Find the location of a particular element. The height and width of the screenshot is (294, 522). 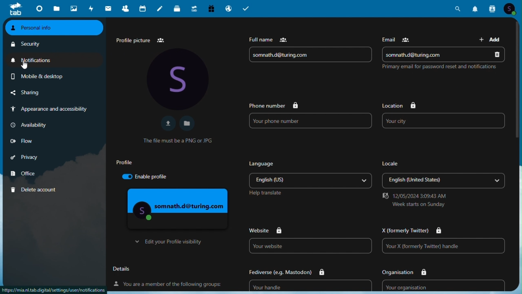

Privacy is located at coordinates (29, 156).